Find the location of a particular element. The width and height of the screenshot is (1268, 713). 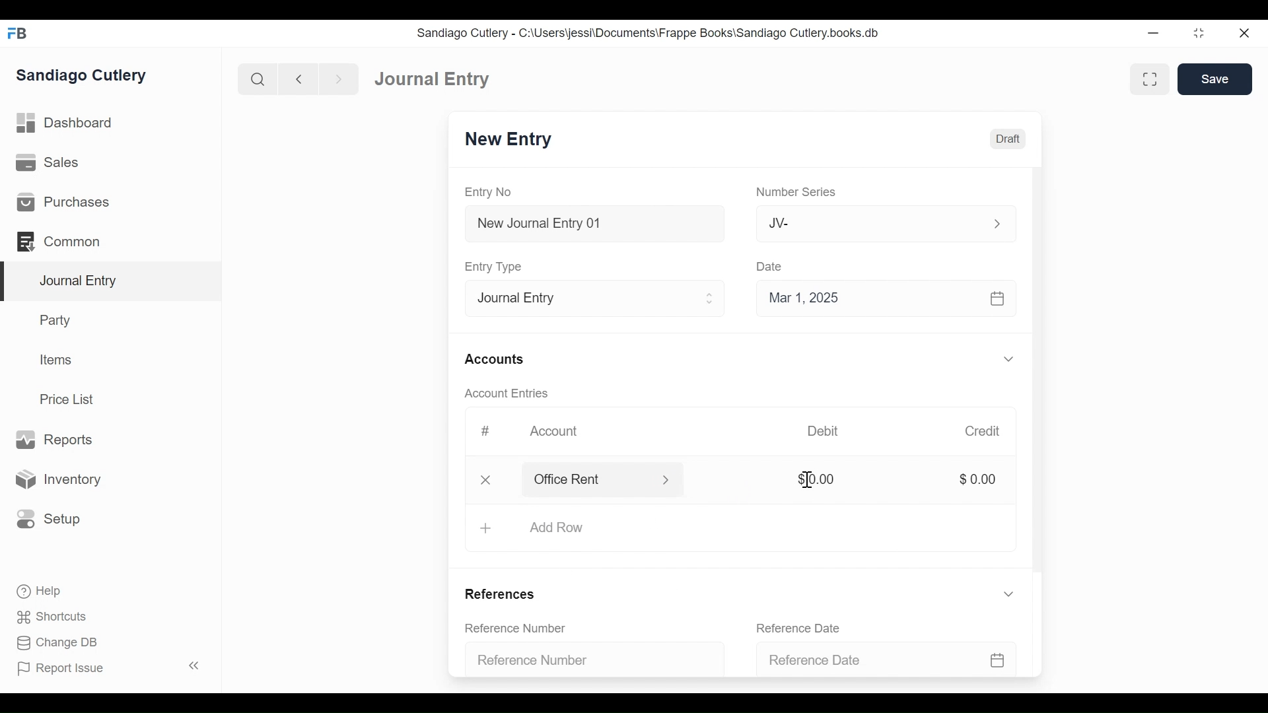

Draft is located at coordinates (1006, 139).